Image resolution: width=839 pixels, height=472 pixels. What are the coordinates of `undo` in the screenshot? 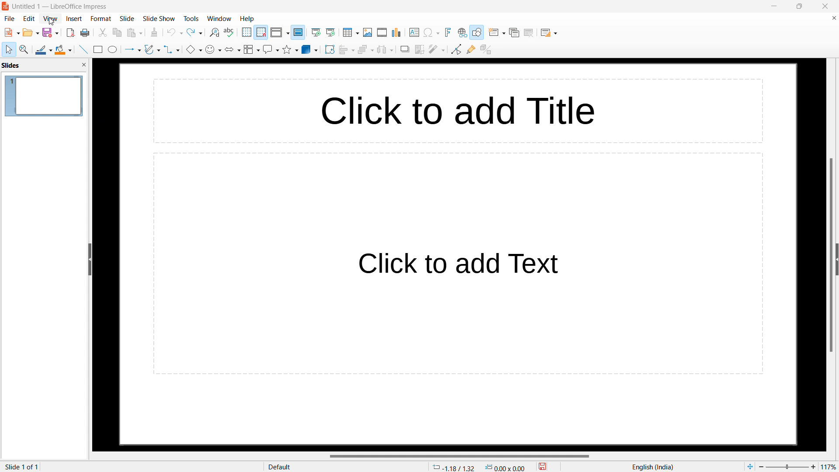 It's located at (174, 32).